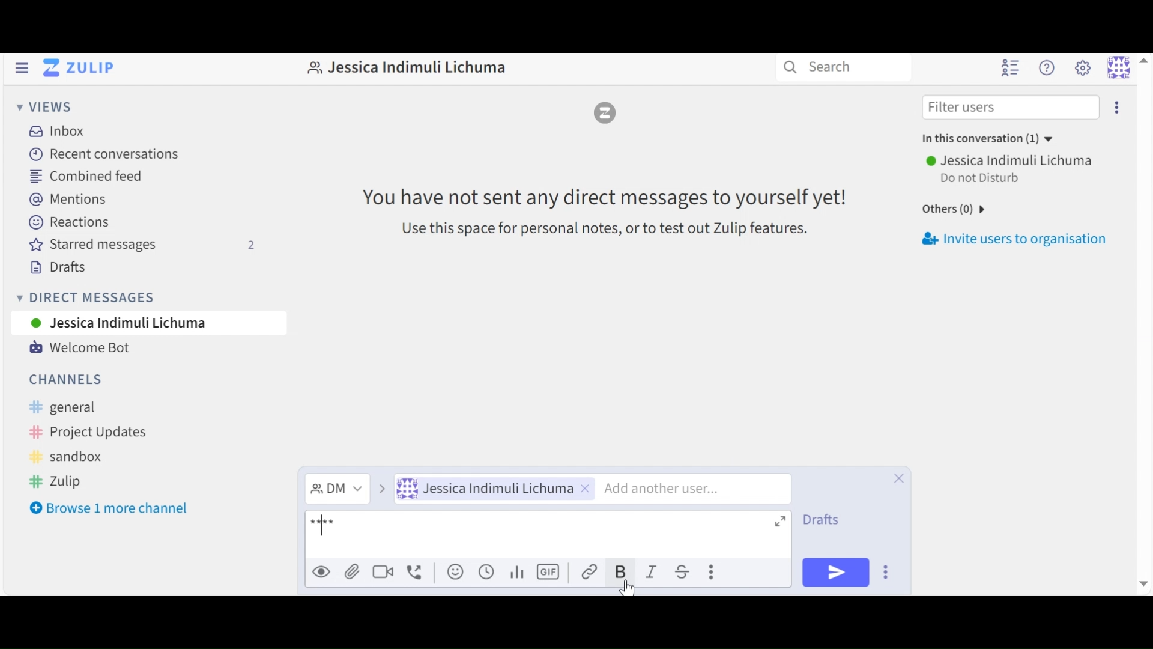 Image resolution: width=1153 pixels, height=649 pixels. Describe the element at coordinates (68, 200) in the screenshot. I see `Mentions` at that location.